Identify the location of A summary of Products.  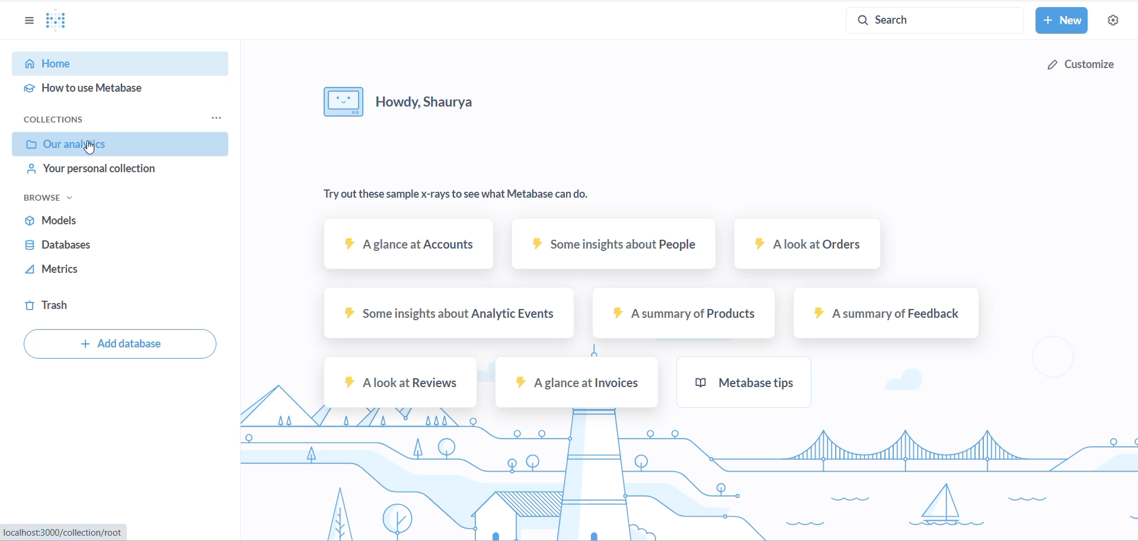
(687, 318).